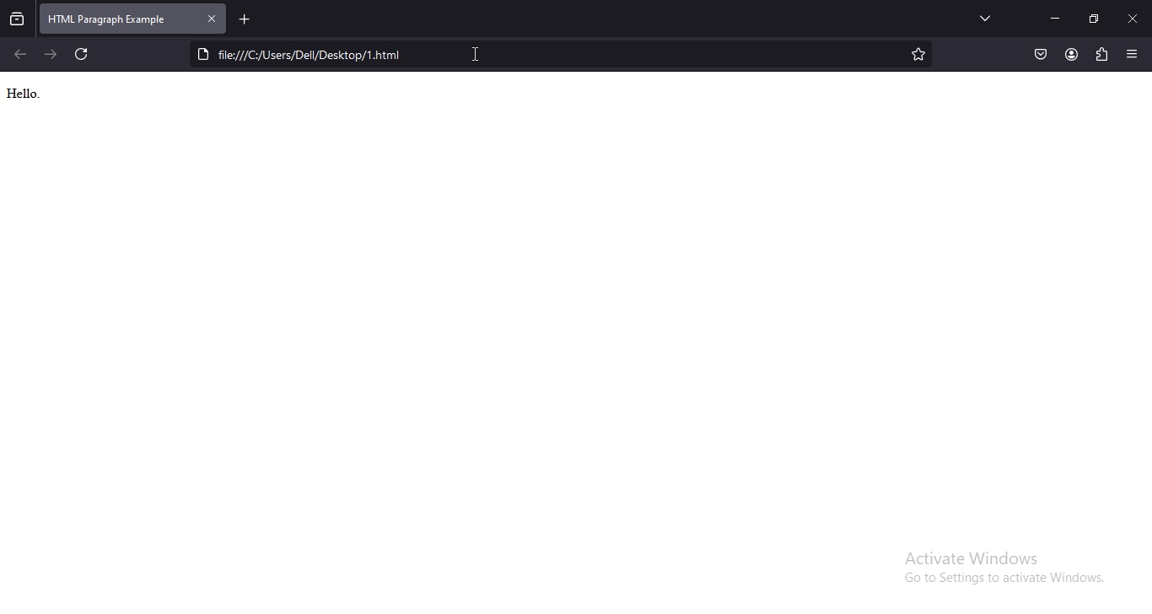 This screenshot has width=1152, height=614. Describe the element at coordinates (118, 19) in the screenshot. I see `html paragraph example` at that location.